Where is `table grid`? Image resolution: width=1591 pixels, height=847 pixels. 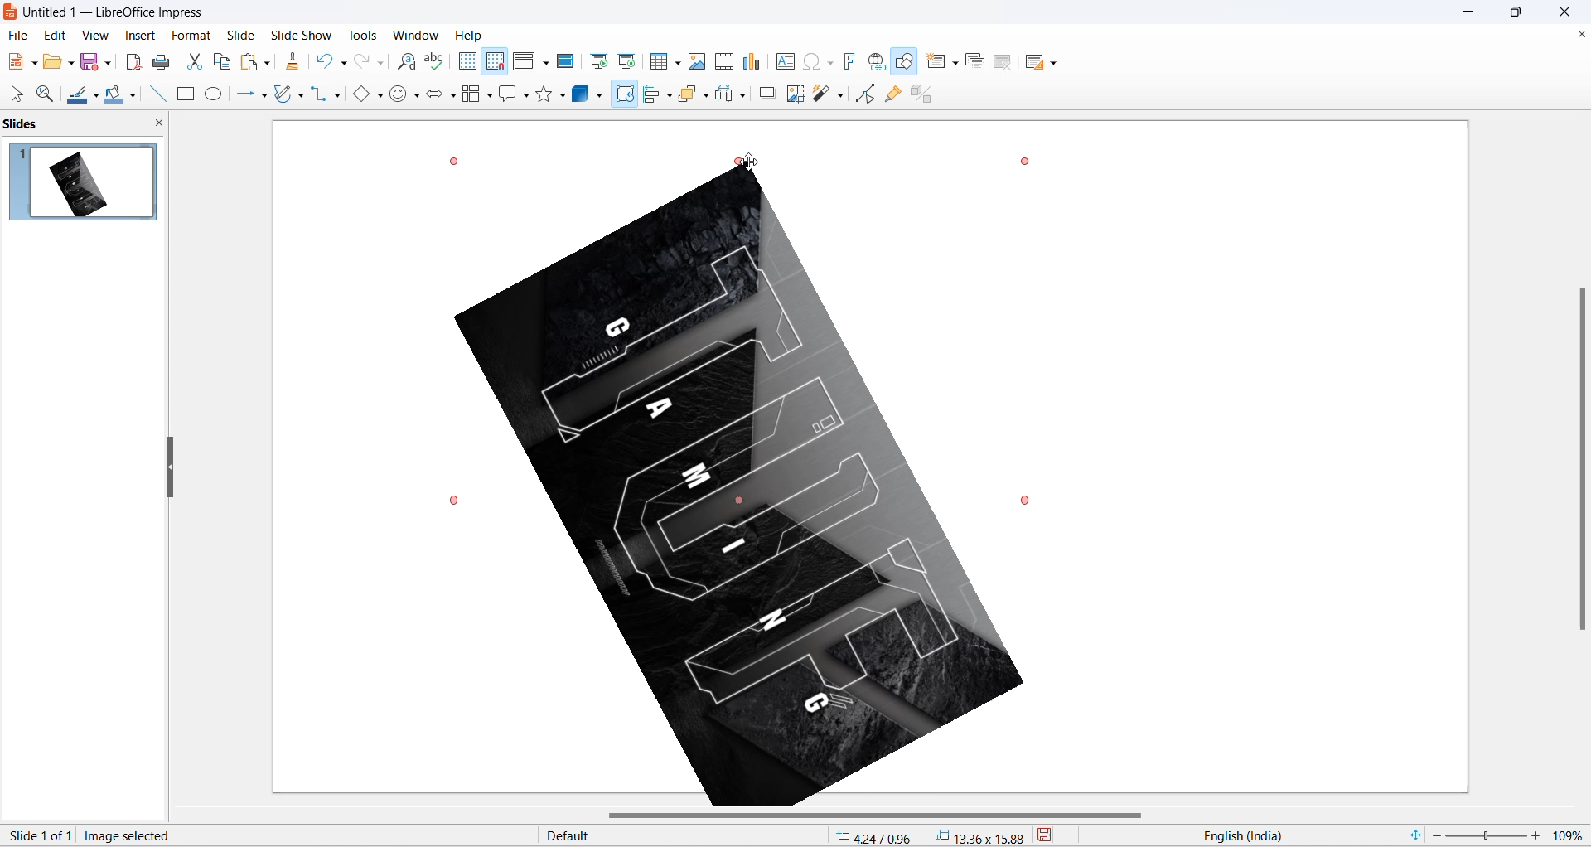
table grid is located at coordinates (679, 63).